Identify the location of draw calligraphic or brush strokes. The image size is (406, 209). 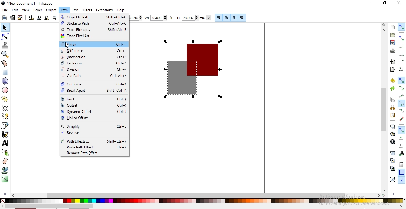
(5, 135).